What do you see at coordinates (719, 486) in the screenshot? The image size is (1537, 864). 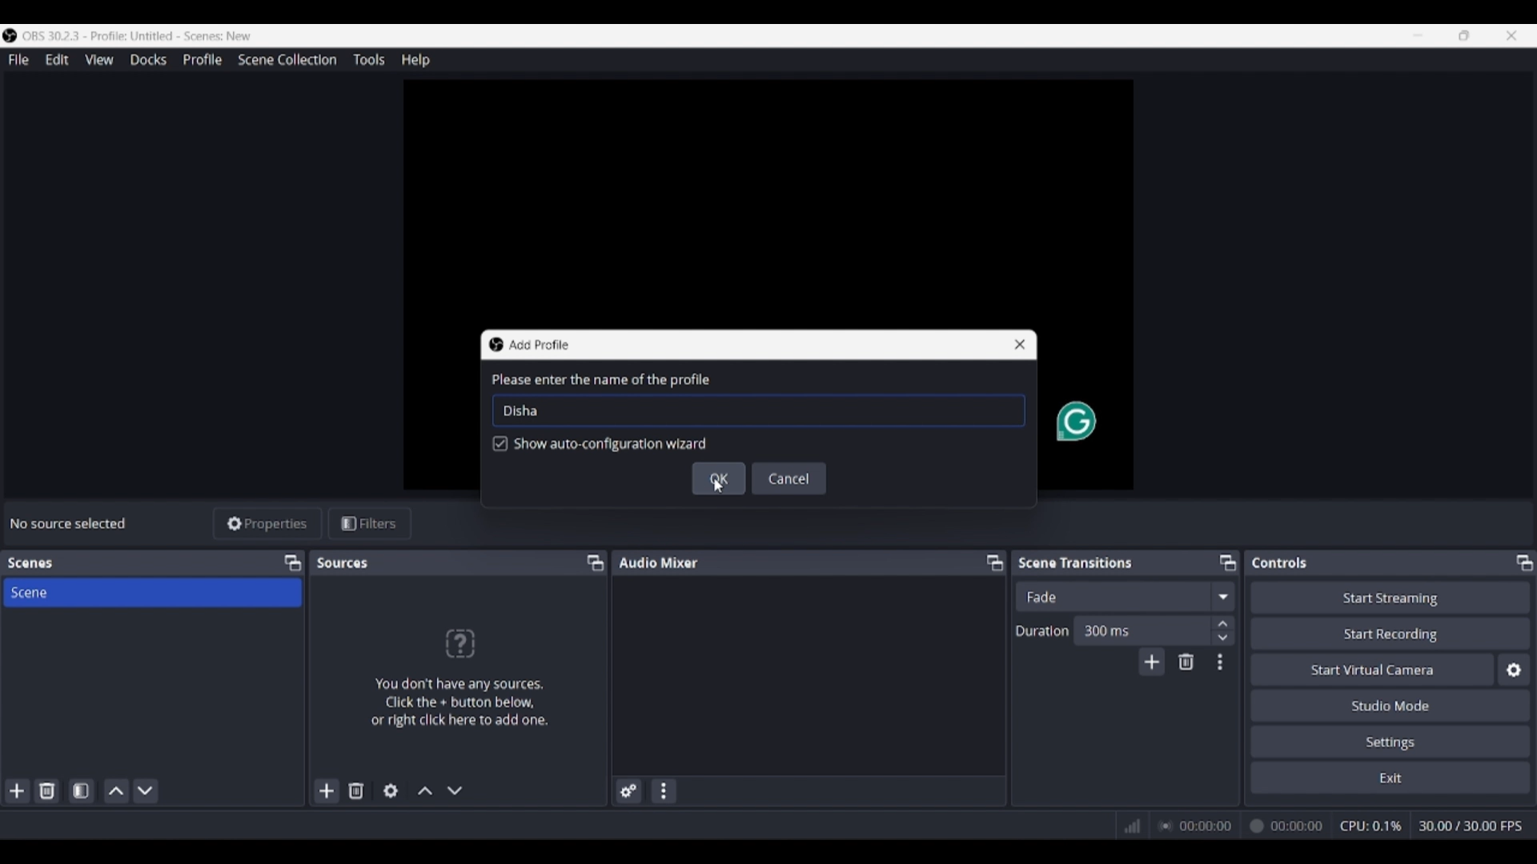 I see `Save inputs made` at bounding box center [719, 486].